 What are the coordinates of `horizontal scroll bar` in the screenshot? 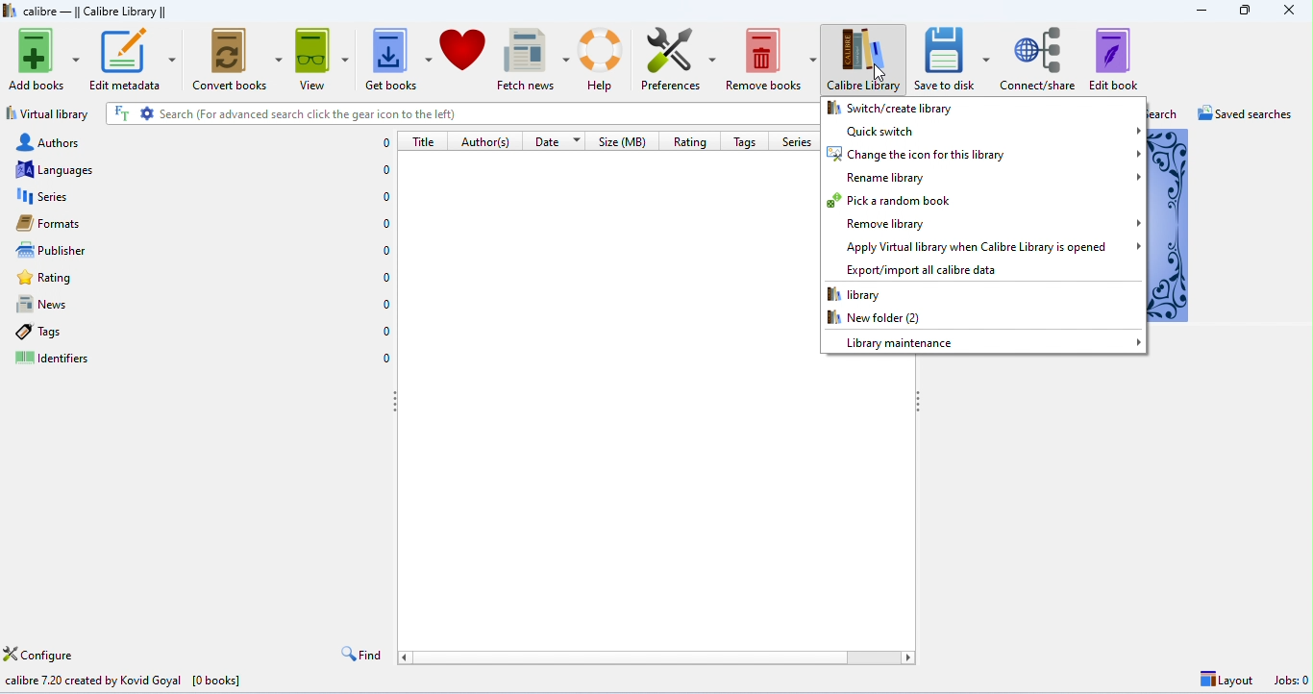 It's located at (656, 657).